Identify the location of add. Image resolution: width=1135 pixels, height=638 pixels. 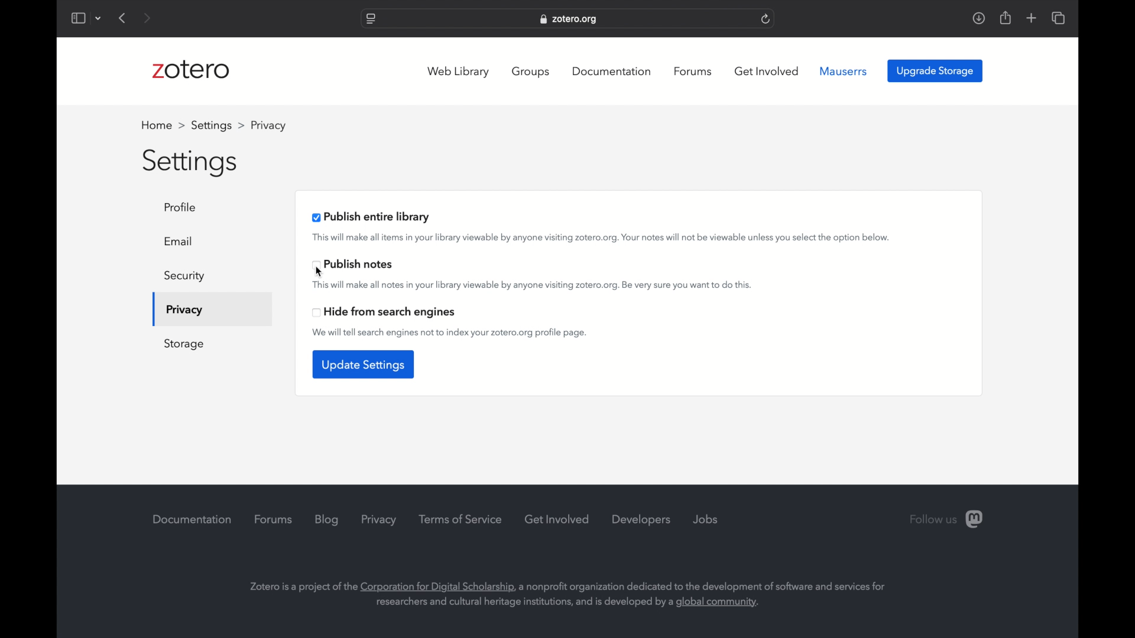
(1031, 18).